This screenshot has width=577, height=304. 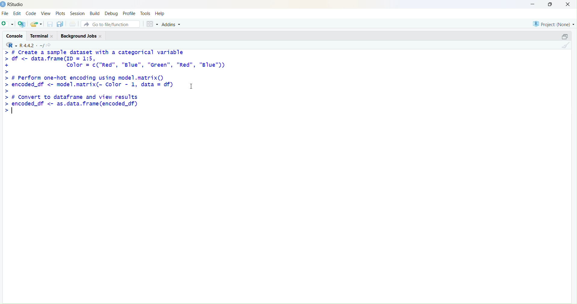 What do you see at coordinates (533, 4) in the screenshot?
I see `minimise` at bounding box center [533, 4].